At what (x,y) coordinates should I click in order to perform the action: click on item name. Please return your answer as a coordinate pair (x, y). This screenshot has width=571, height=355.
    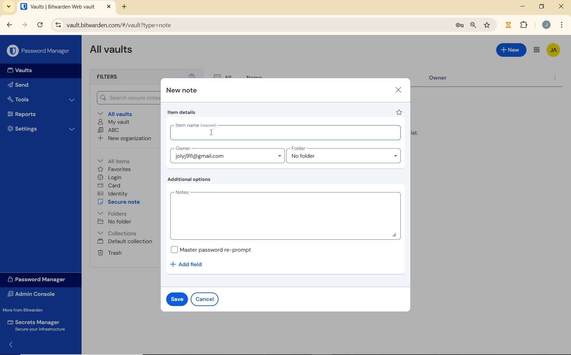
    Looking at the image, I should click on (286, 131).